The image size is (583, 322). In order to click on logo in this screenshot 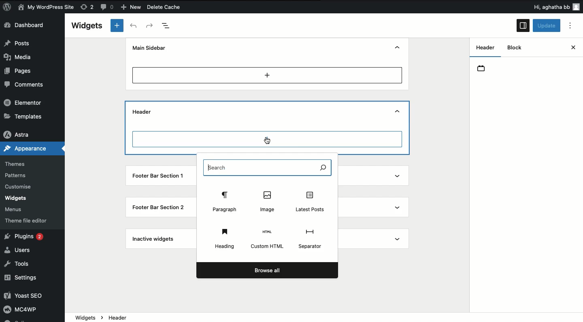, I will do `click(10, 8)`.